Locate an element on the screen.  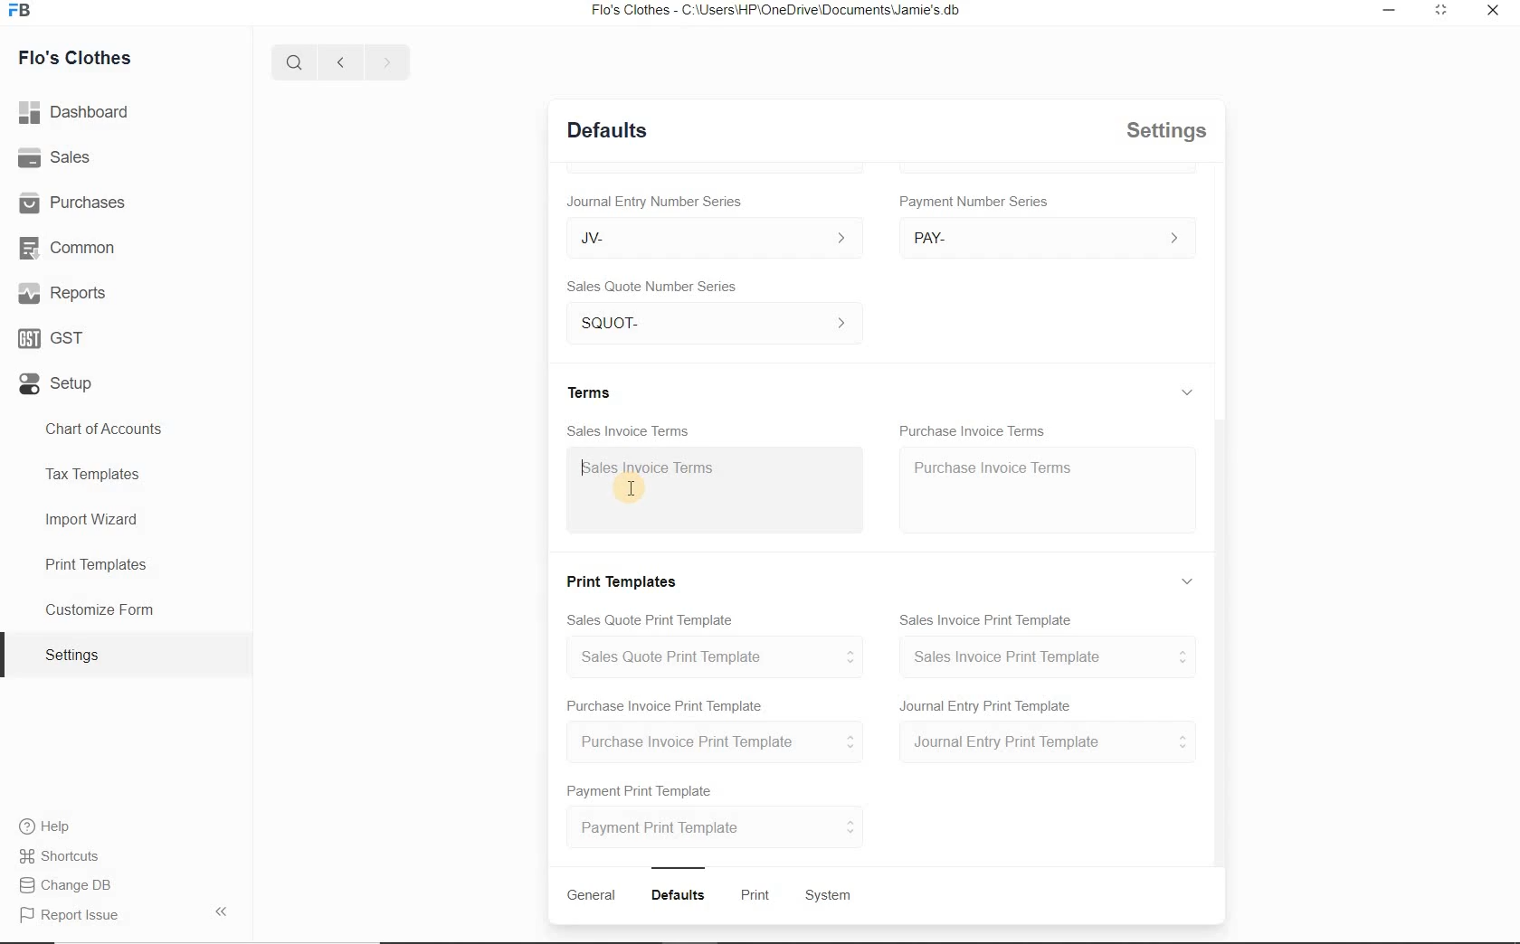
Sales Invoice Print Template is located at coordinates (989, 617).